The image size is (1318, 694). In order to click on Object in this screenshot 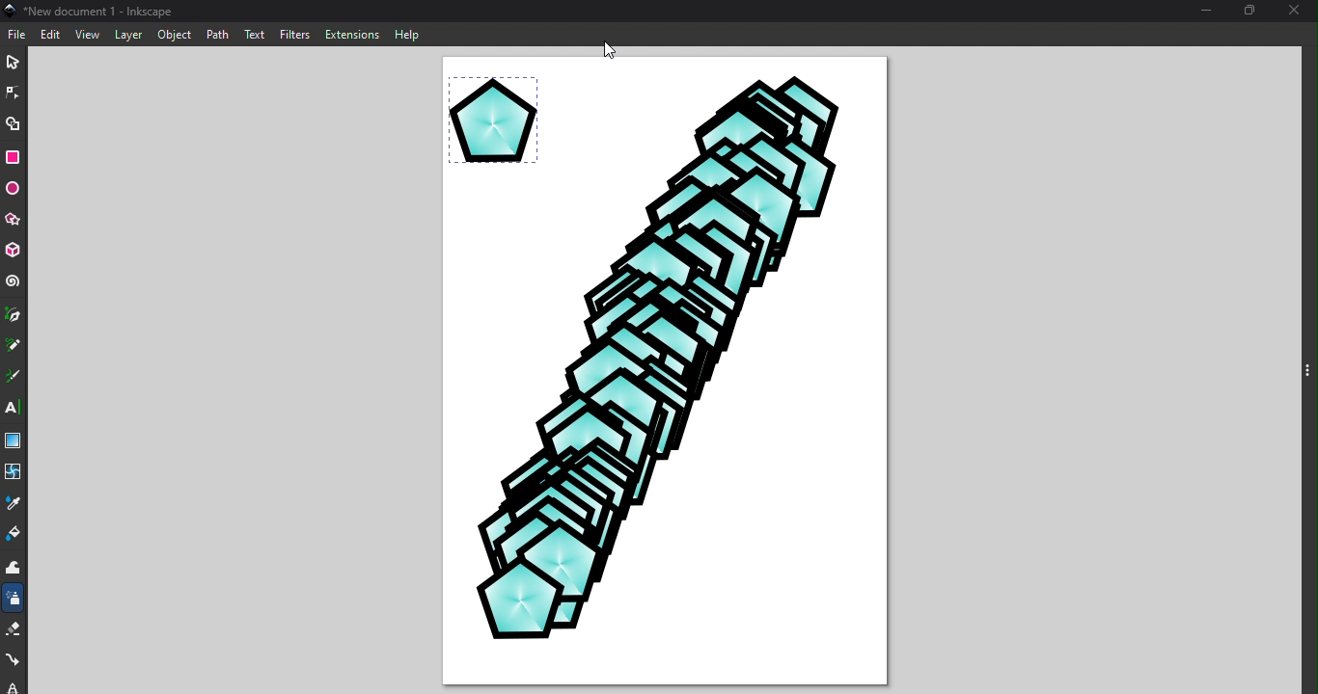, I will do `click(175, 37)`.